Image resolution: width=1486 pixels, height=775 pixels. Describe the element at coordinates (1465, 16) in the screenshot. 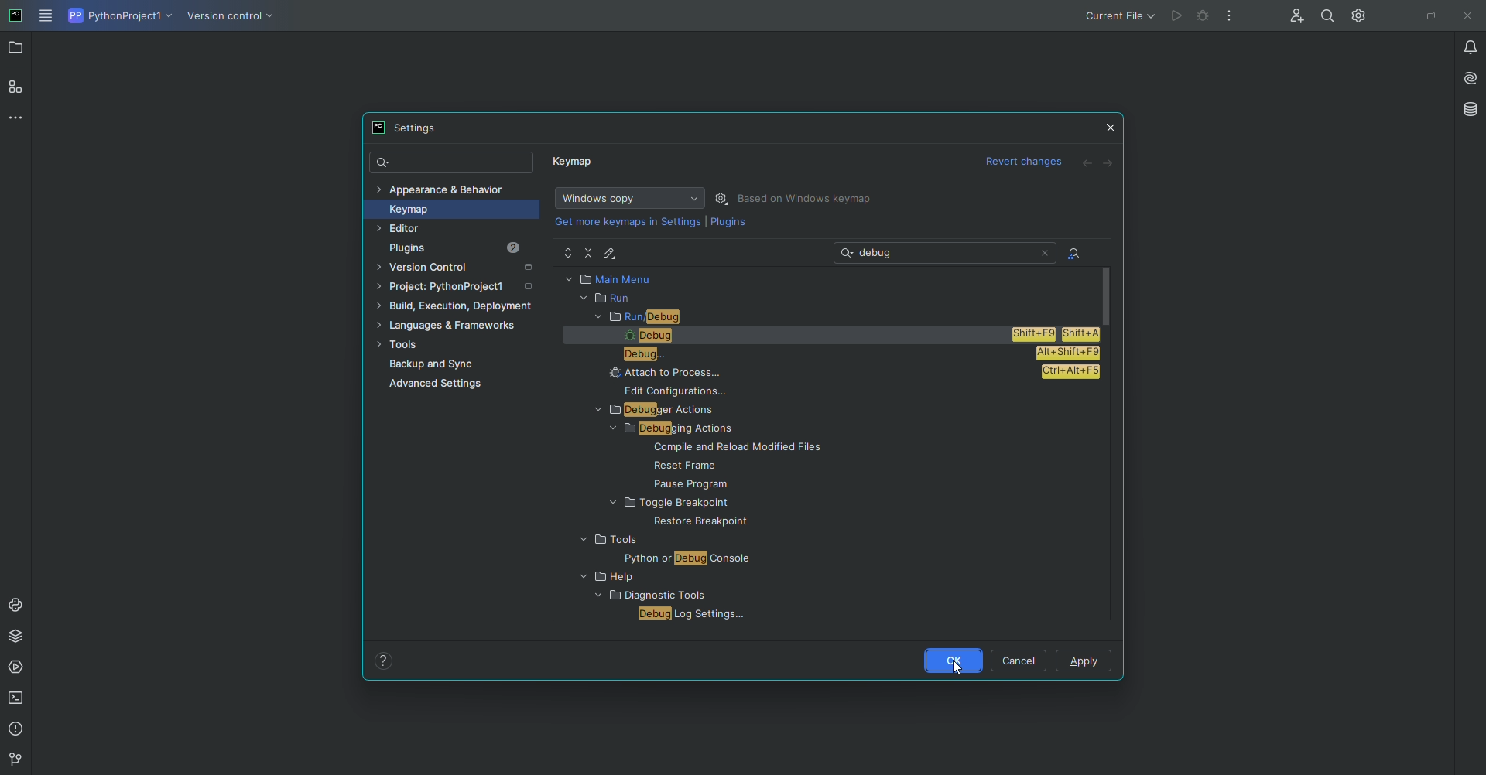

I see `Close` at that location.